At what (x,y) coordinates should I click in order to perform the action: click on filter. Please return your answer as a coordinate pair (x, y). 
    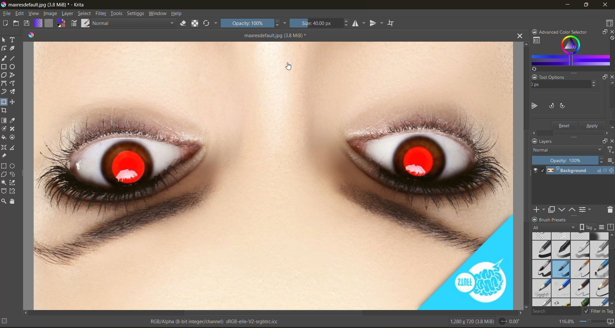
    Looking at the image, I should click on (102, 13).